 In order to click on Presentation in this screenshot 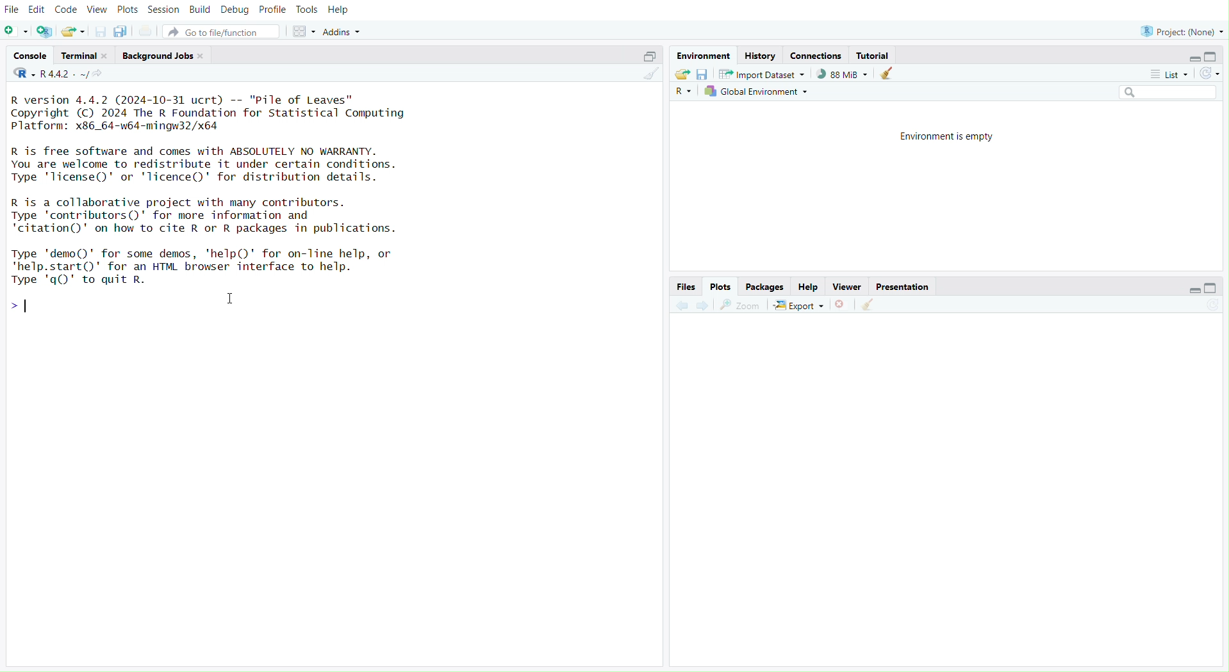, I will do `click(903, 287)`.